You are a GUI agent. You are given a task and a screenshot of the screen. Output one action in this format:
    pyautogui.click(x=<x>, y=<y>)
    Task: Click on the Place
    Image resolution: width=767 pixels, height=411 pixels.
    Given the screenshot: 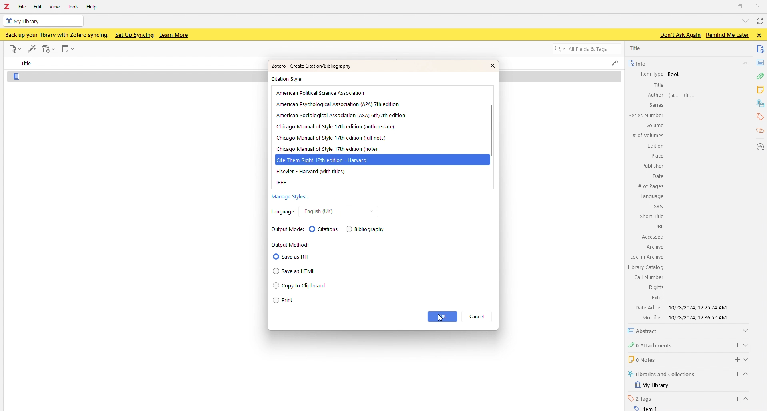 What is the action you would take?
    pyautogui.click(x=656, y=156)
    